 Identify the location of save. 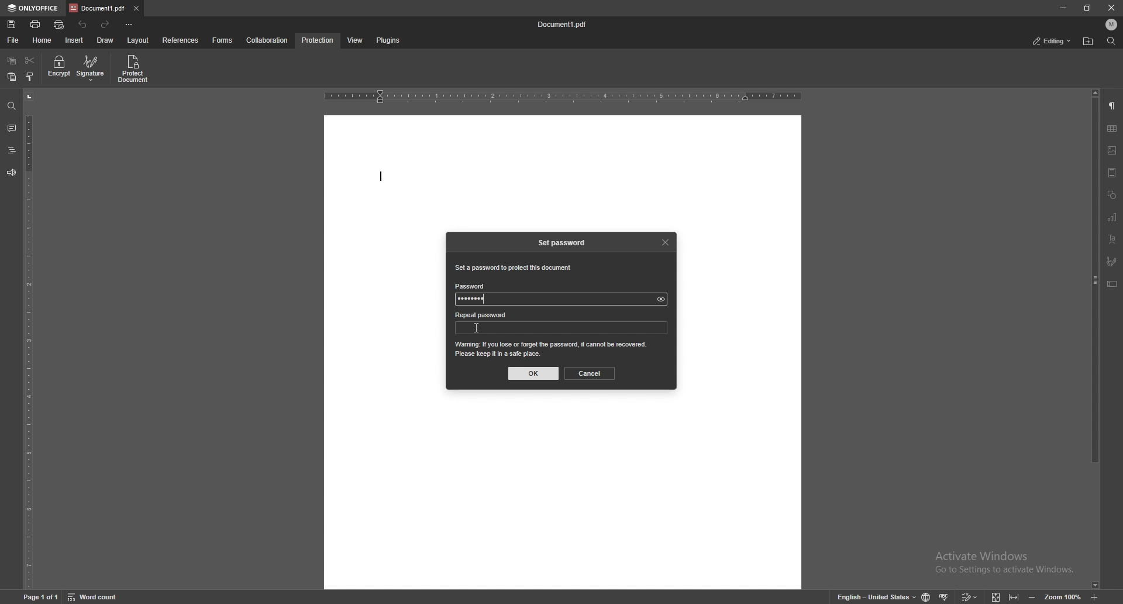
(12, 25).